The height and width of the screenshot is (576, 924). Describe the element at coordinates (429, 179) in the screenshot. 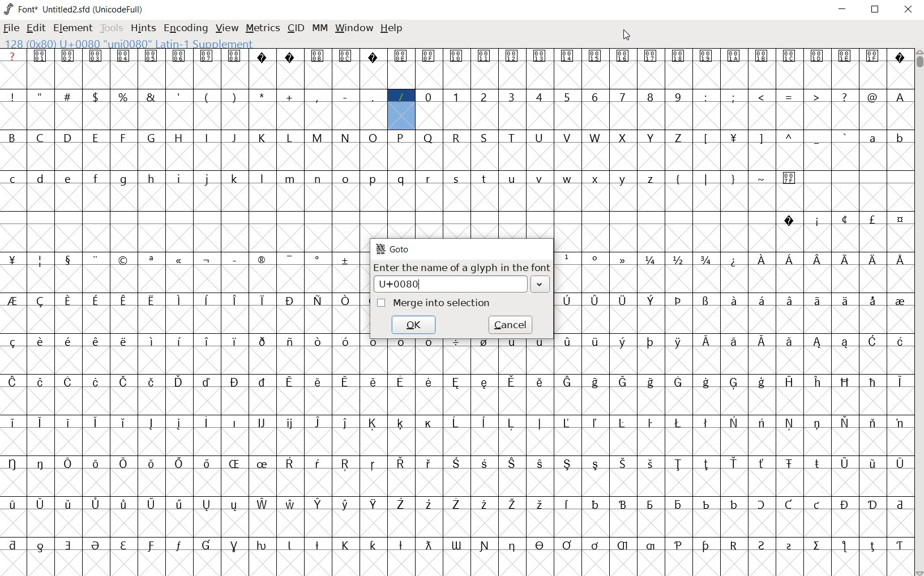

I see `glyph` at that location.